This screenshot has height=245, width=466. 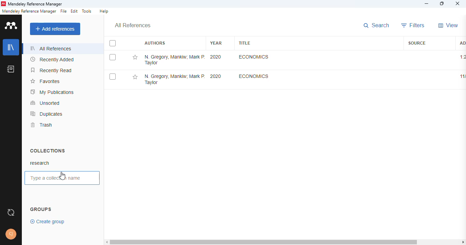 What do you see at coordinates (55, 29) in the screenshot?
I see `add references` at bounding box center [55, 29].